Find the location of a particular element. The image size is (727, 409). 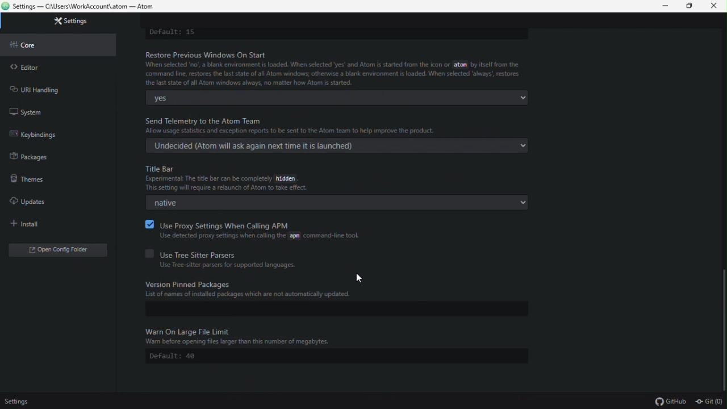

editor is located at coordinates (24, 67).